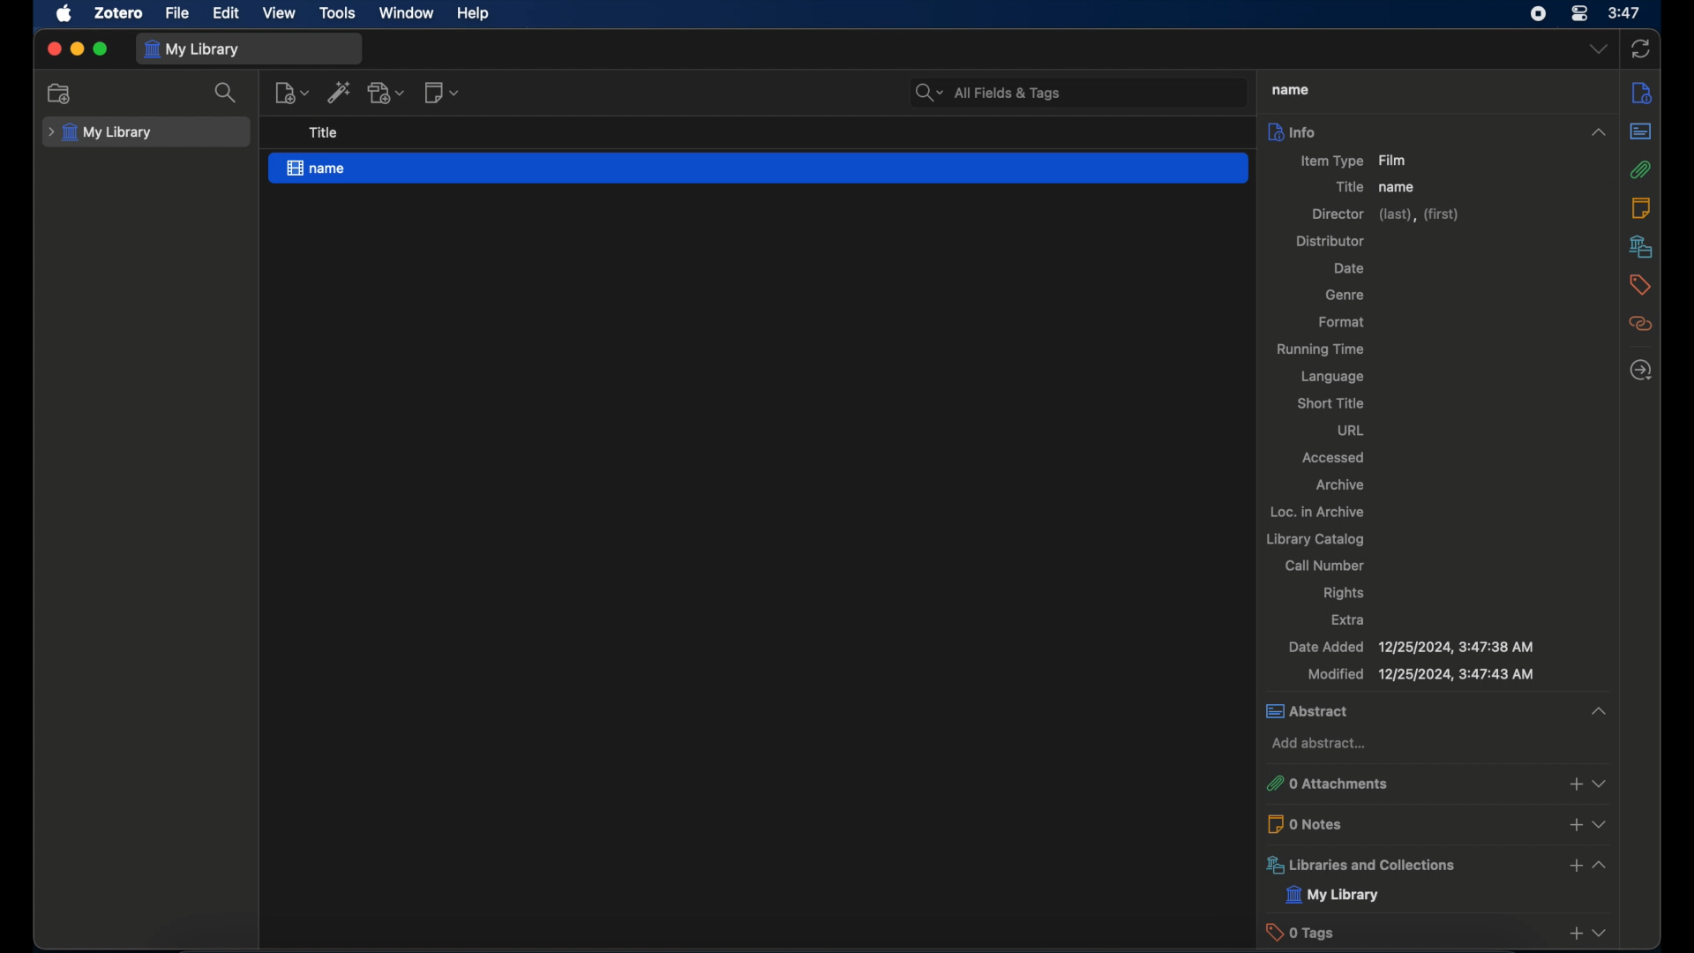  Describe the element at coordinates (1574, 784) in the screenshot. I see `add attachments` at that location.